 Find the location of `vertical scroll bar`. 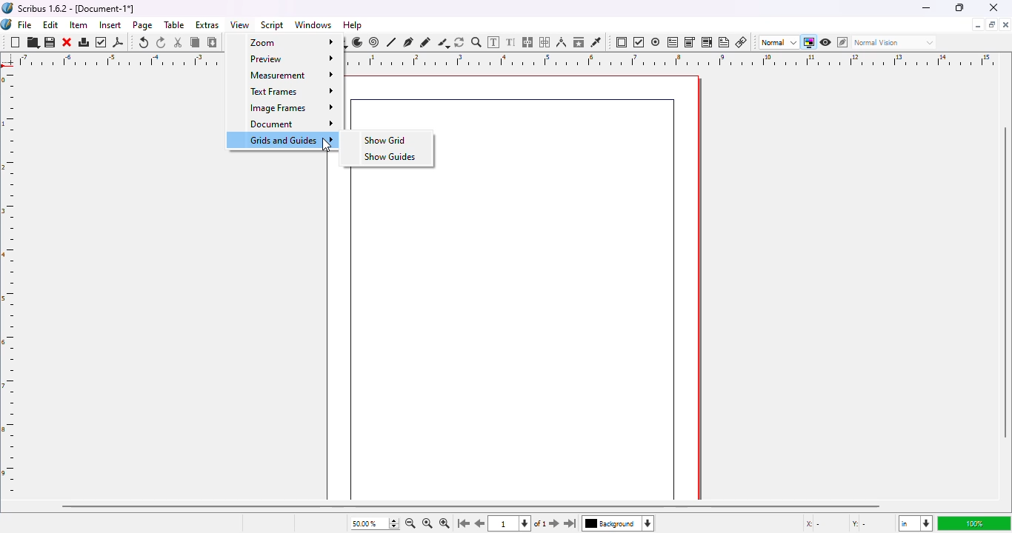

vertical scroll bar is located at coordinates (1005, 284).